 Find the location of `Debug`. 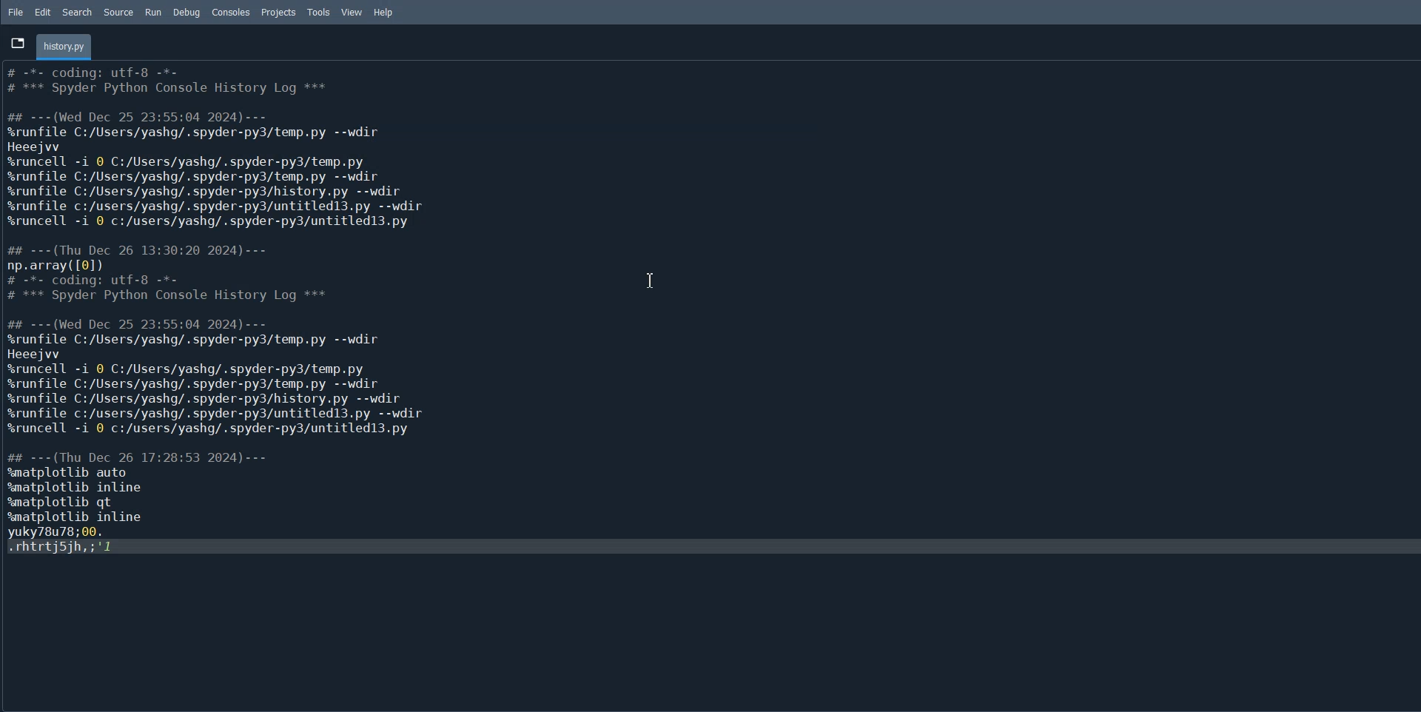

Debug is located at coordinates (187, 13).